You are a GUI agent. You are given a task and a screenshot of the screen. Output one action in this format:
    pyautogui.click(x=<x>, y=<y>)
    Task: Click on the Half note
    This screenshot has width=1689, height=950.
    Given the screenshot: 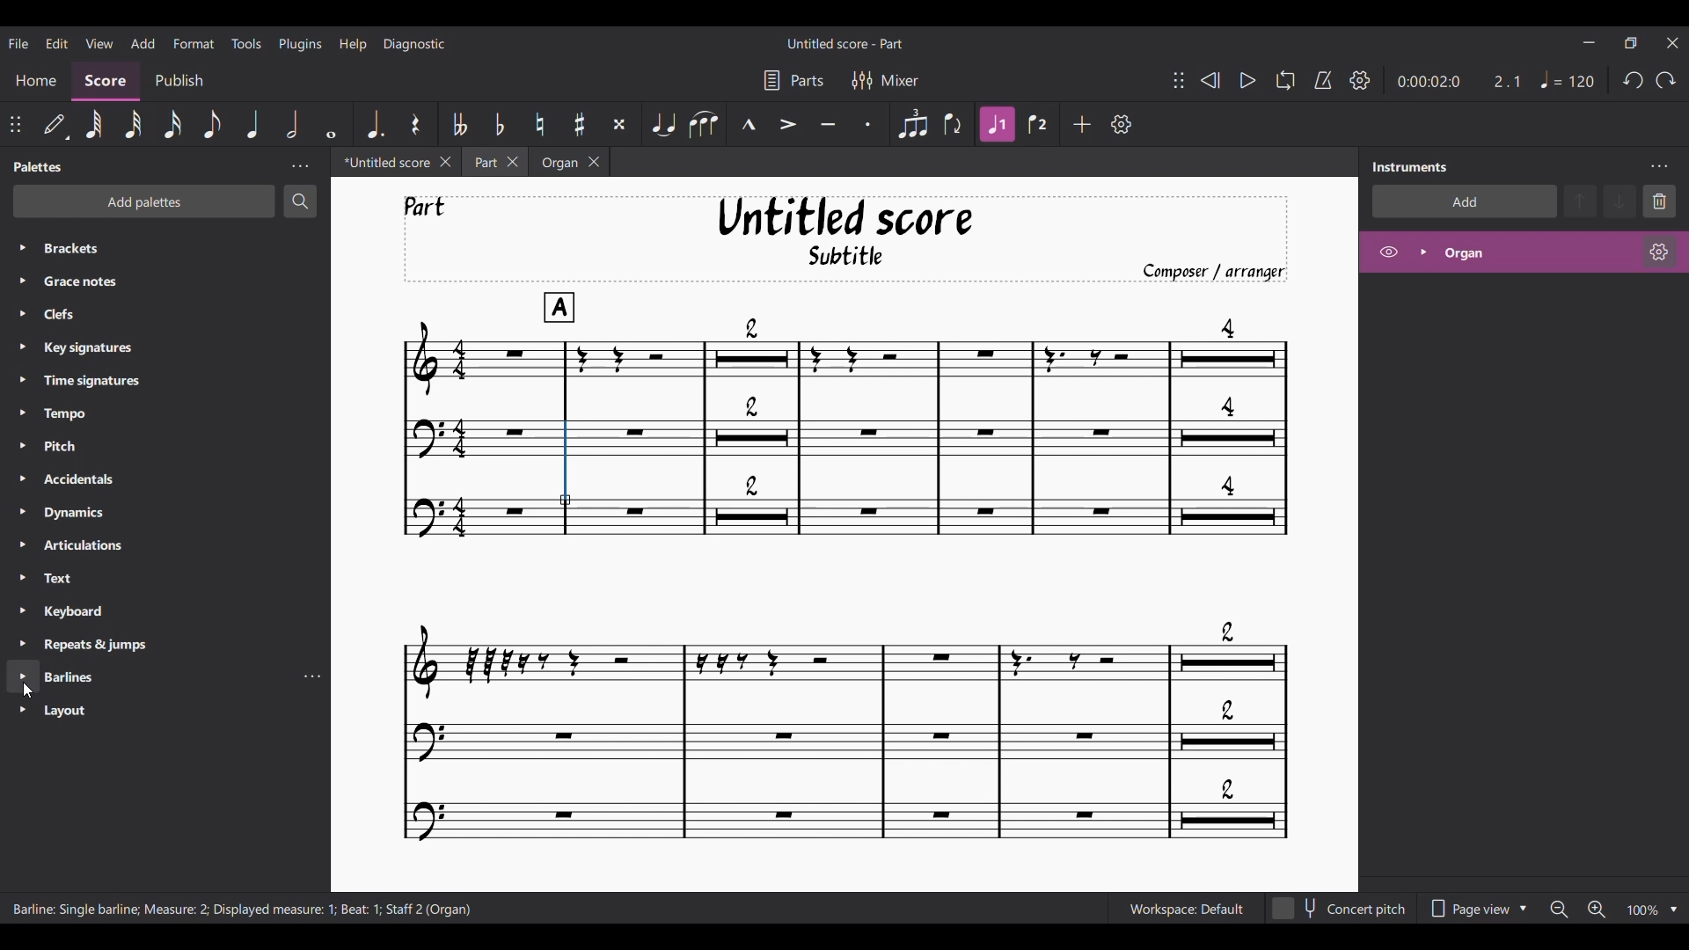 What is the action you would take?
    pyautogui.click(x=292, y=123)
    